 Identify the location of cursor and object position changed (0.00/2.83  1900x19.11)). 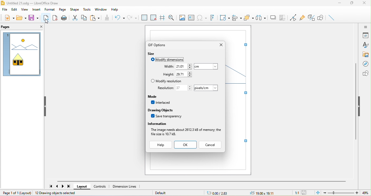
(243, 193).